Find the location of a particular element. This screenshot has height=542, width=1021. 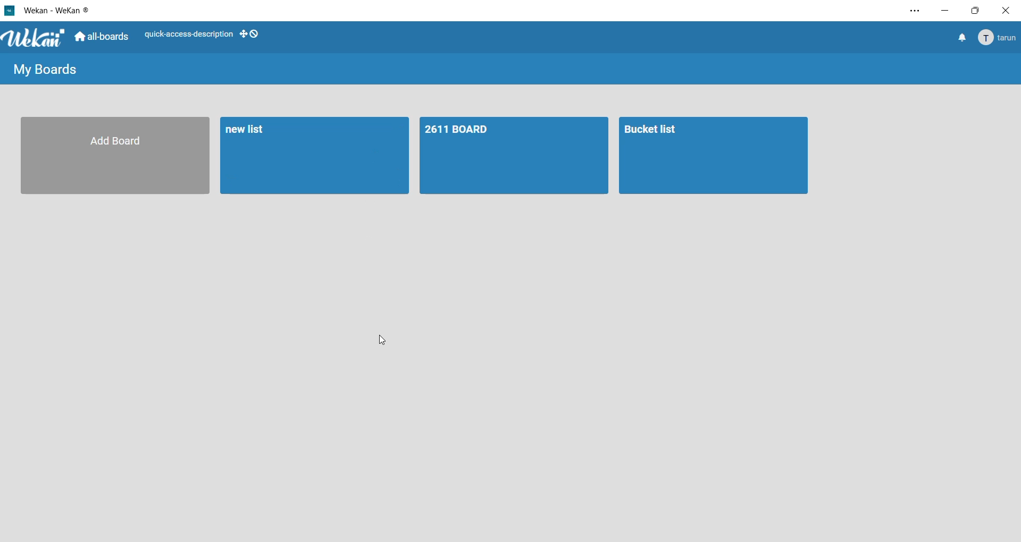

settings and more is located at coordinates (912, 12).